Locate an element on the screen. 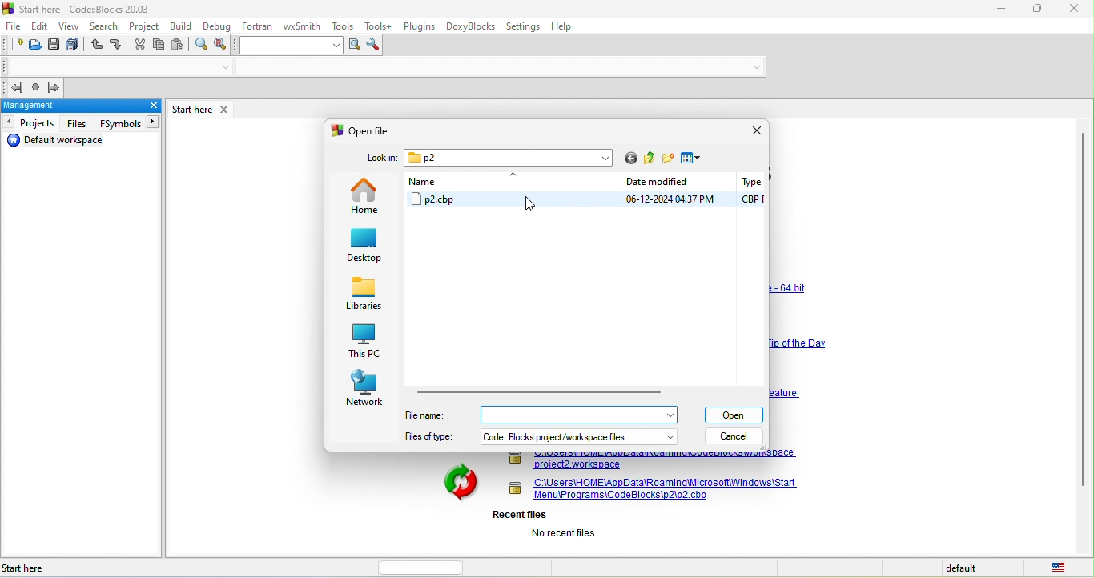  file is located at coordinates (14, 26).